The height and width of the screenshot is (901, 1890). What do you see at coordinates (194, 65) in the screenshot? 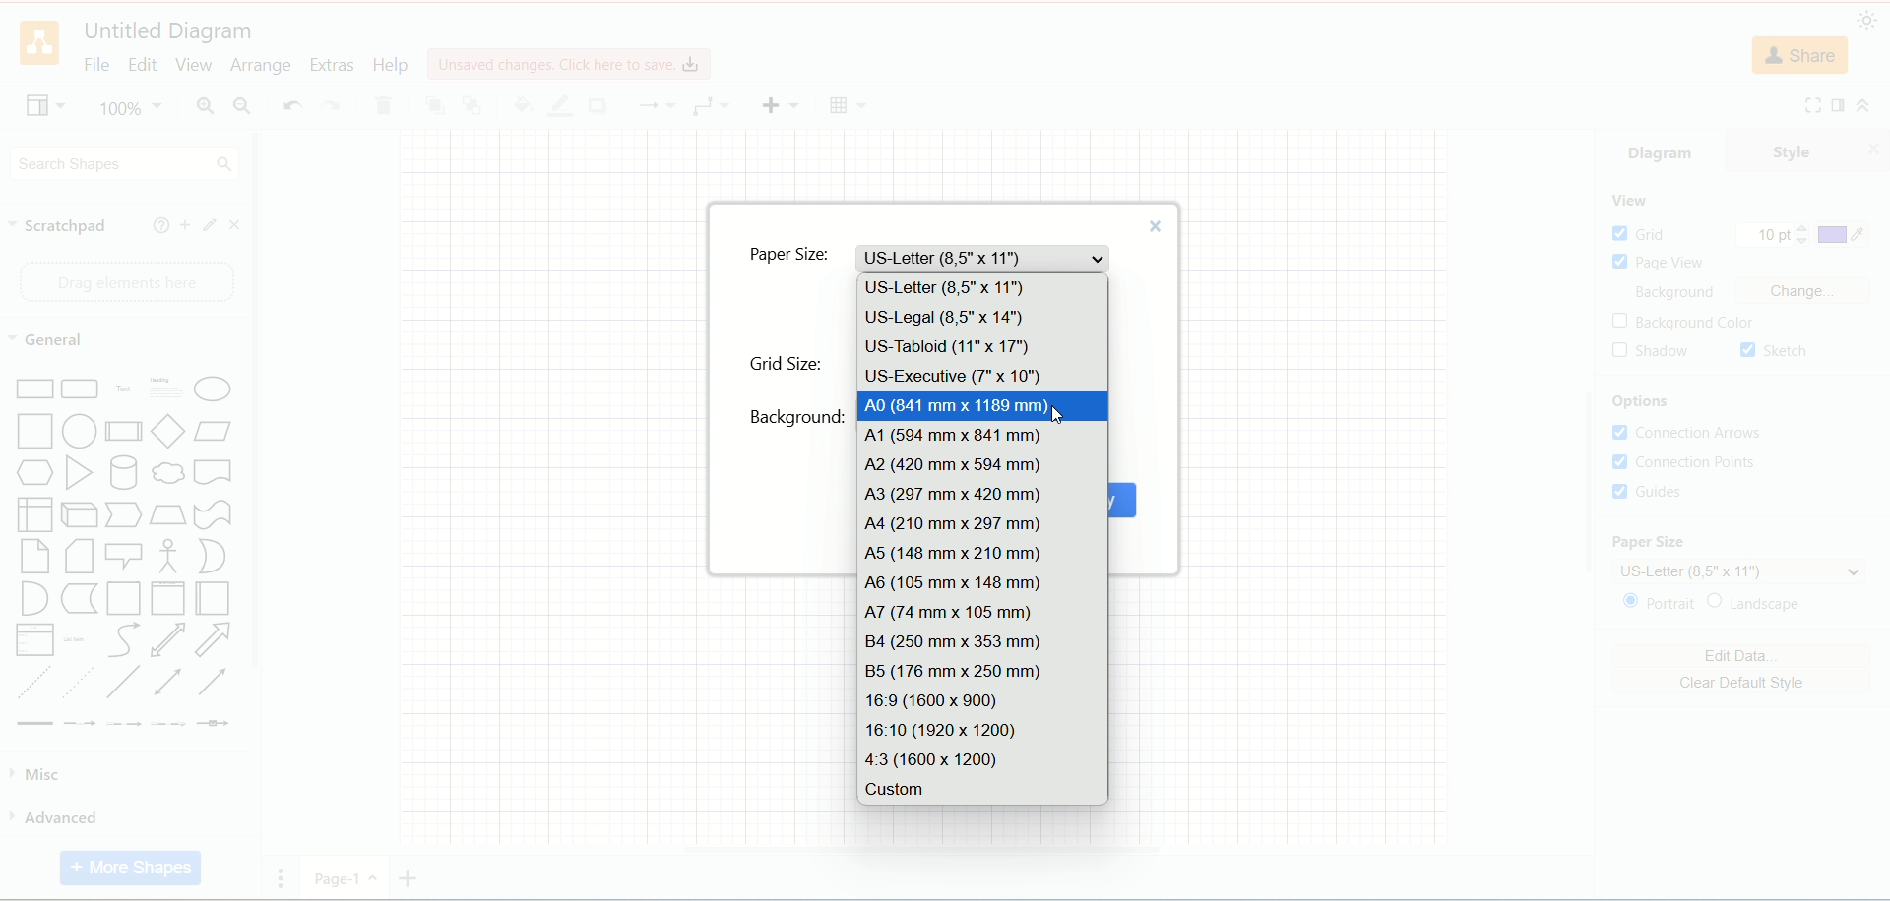
I see `view` at bounding box center [194, 65].